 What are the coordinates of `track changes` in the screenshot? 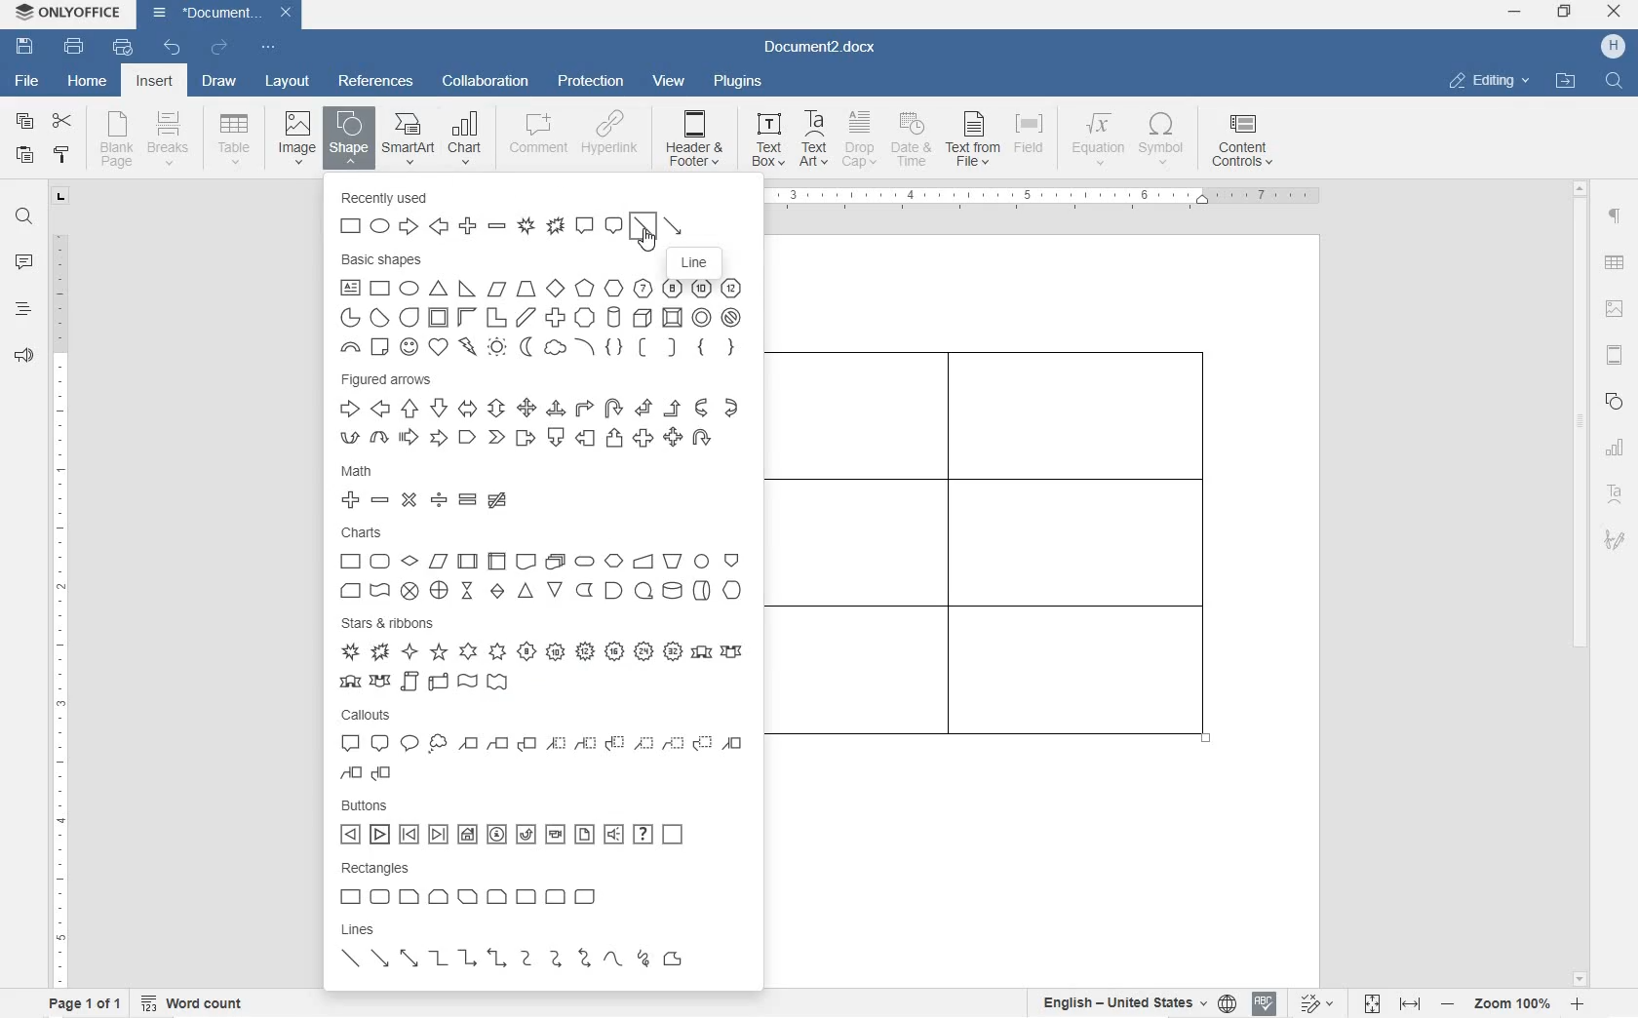 It's located at (1321, 1003).